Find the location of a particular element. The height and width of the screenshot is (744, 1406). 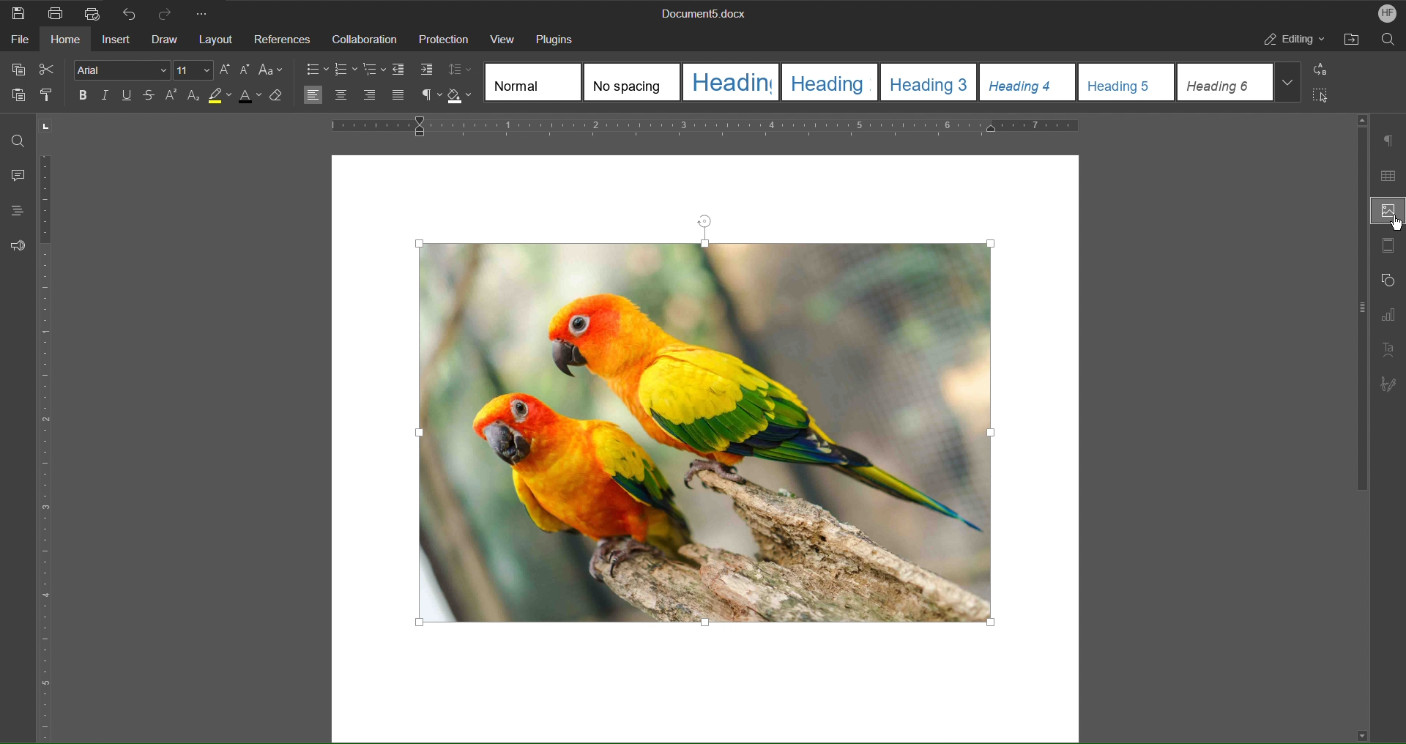

Highlight is located at coordinates (223, 99).